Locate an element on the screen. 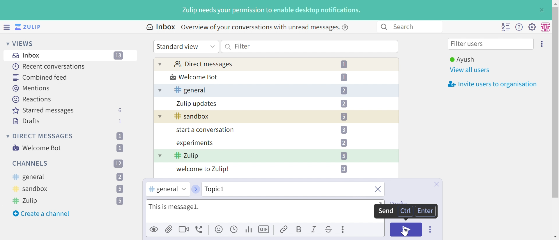 Image resolution: width=559 pixels, height=240 pixels. move down is located at coordinates (555, 237).